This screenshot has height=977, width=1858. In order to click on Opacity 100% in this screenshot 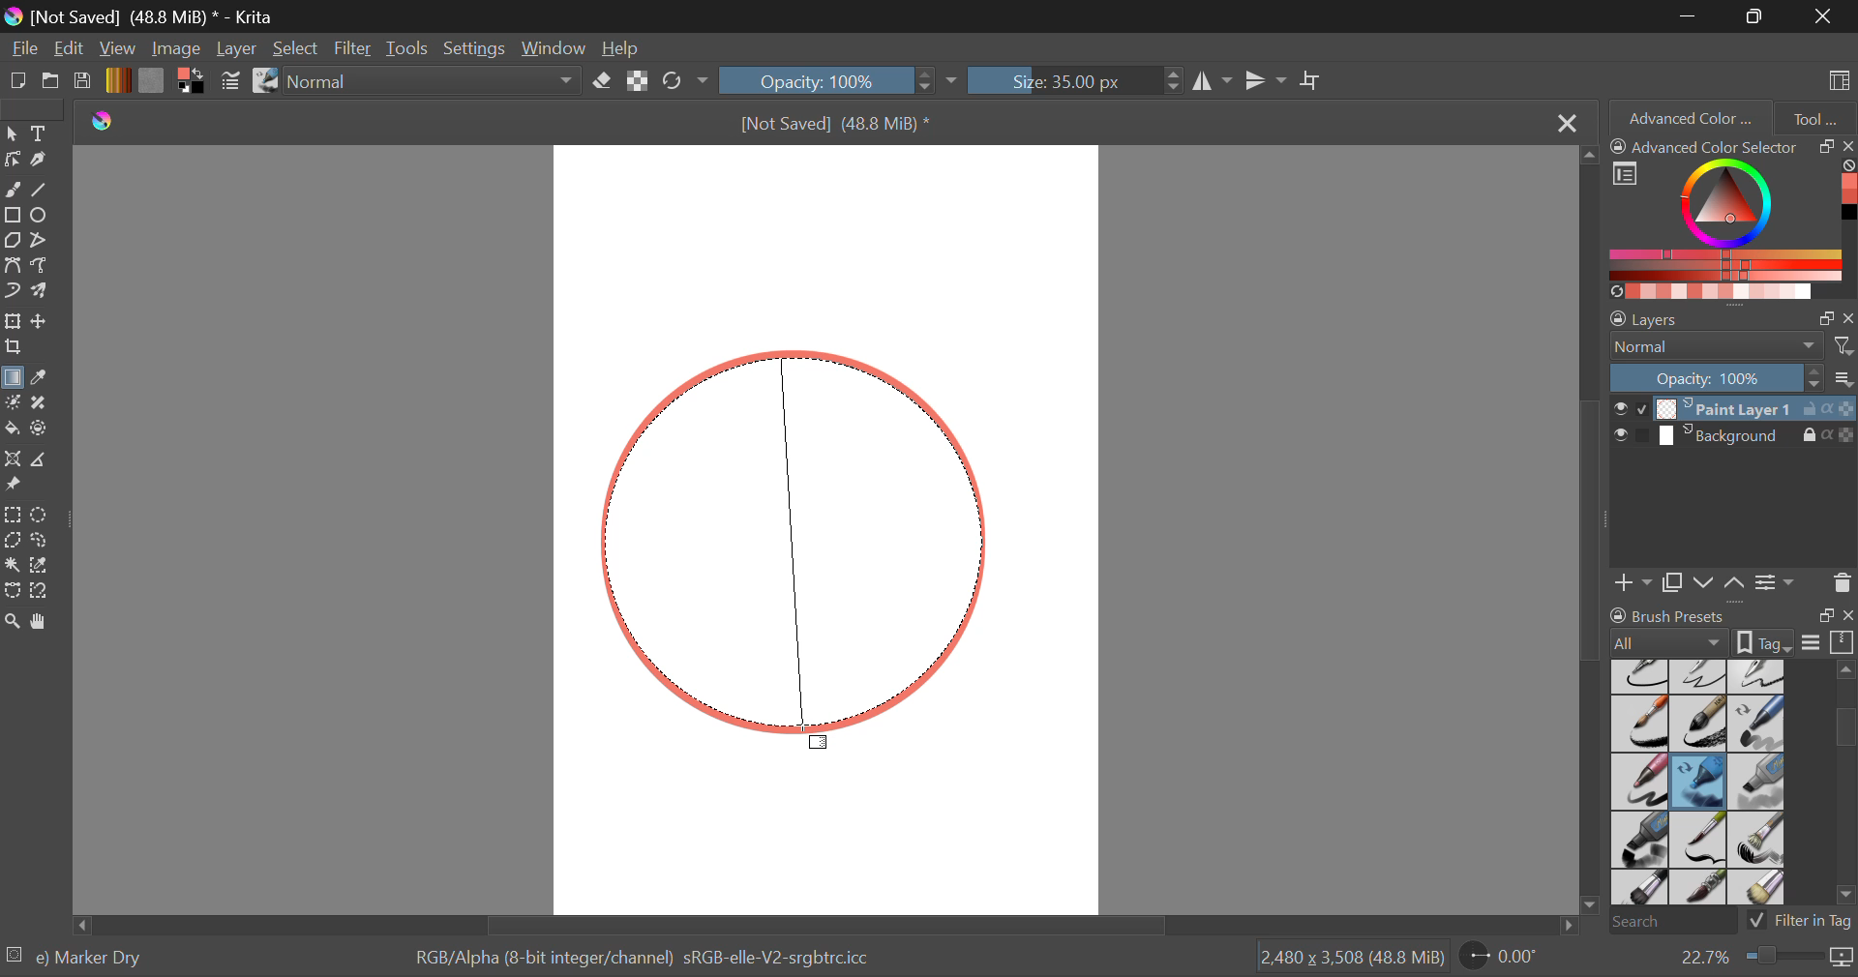, I will do `click(825, 80)`.